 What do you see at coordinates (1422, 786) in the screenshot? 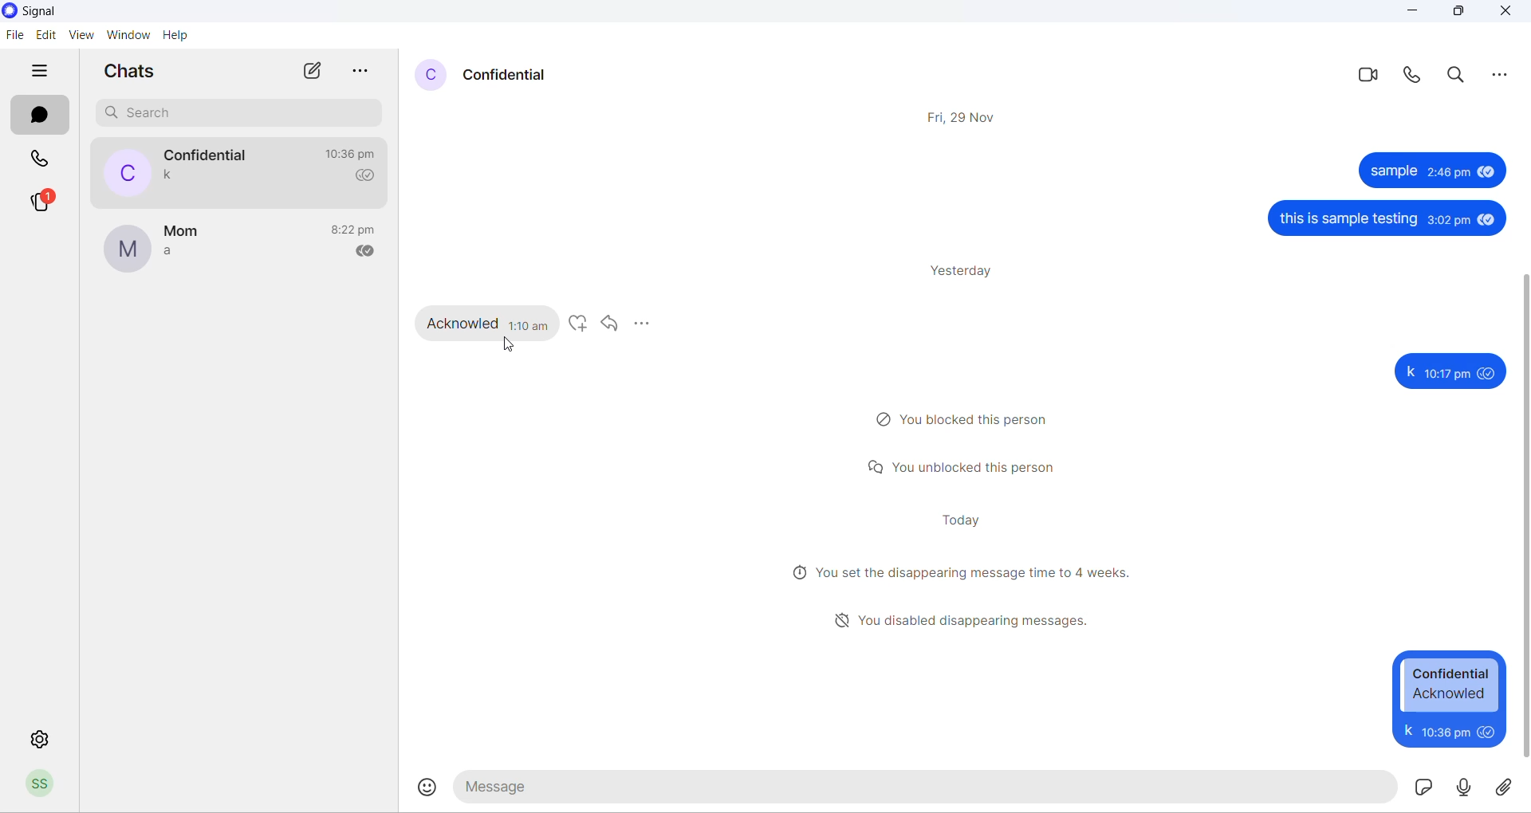
I see `sticker` at bounding box center [1422, 786].